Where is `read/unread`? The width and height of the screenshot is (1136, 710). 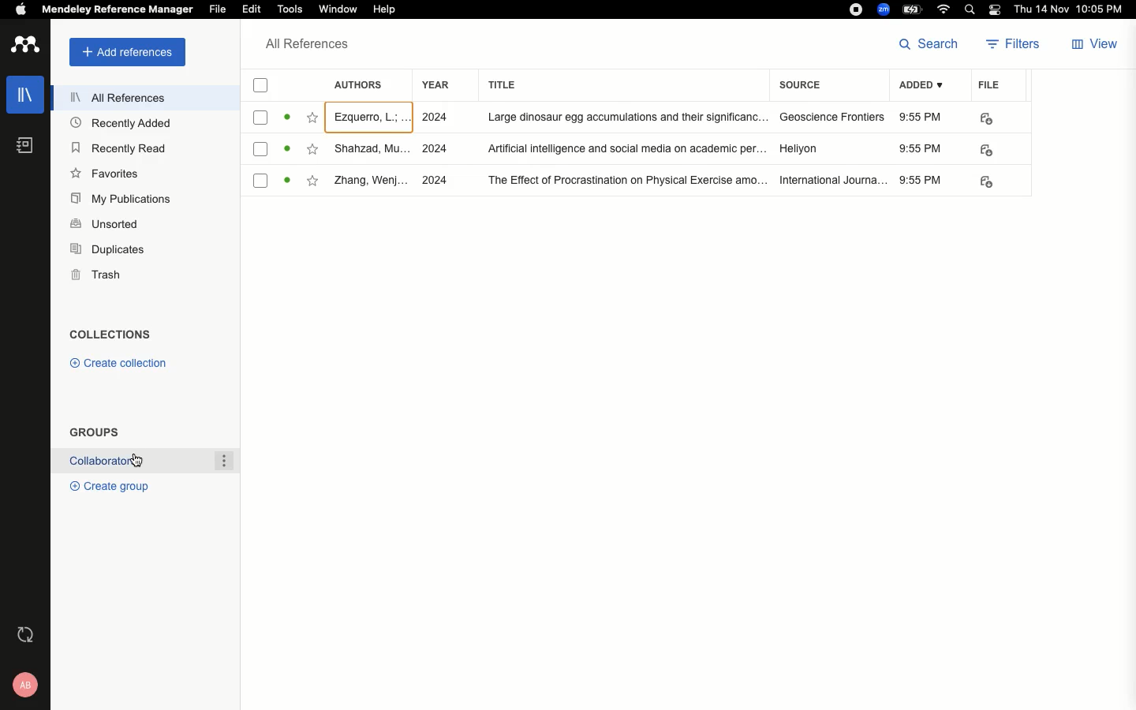 read/unread is located at coordinates (287, 148).